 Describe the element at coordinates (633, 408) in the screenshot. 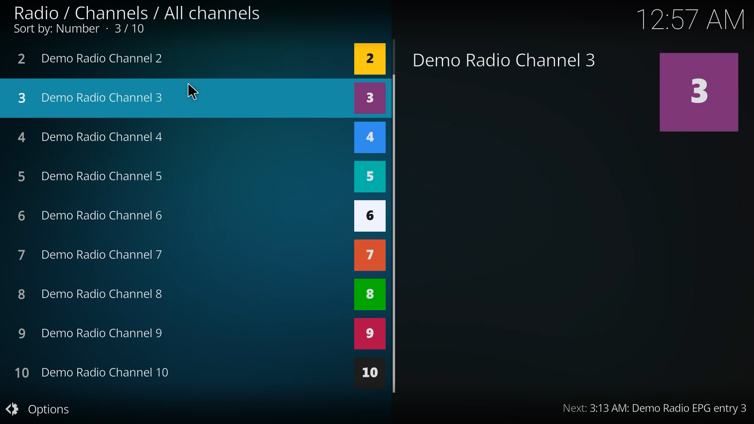

I see `Next: 3:13 AM: Demo Radio EPG entry 3` at that location.